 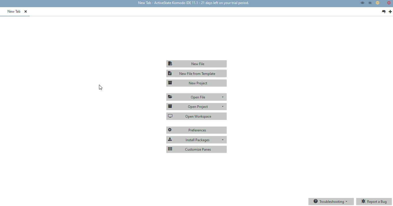 What do you see at coordinates (331, 202) in the screenshot?
I see `troubleshooting` at bounding box center [331, 202].